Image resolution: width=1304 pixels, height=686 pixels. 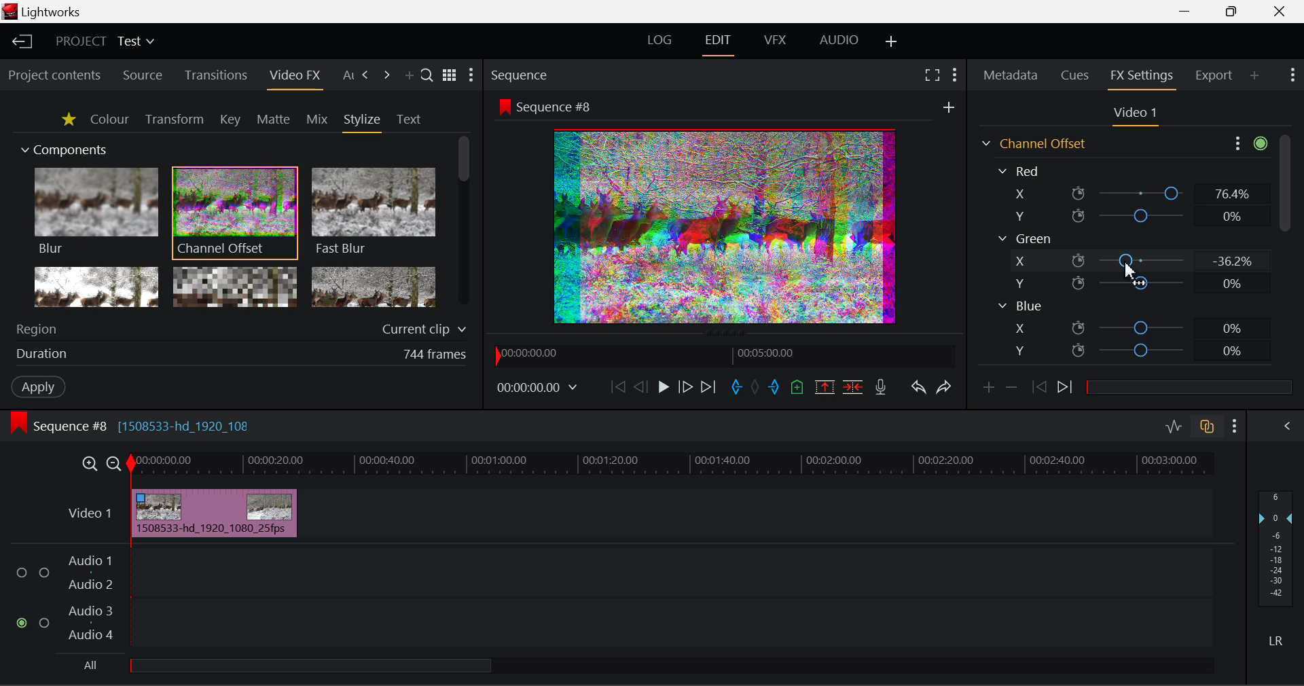 I want to click on Metadata Tab, so click(x=1009, y=75).